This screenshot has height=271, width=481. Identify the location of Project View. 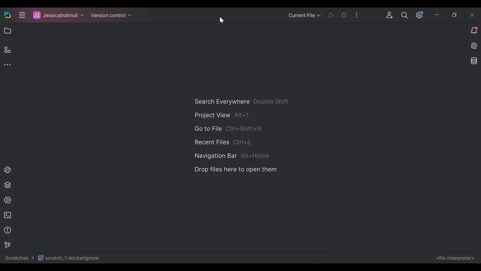
(221, 115).